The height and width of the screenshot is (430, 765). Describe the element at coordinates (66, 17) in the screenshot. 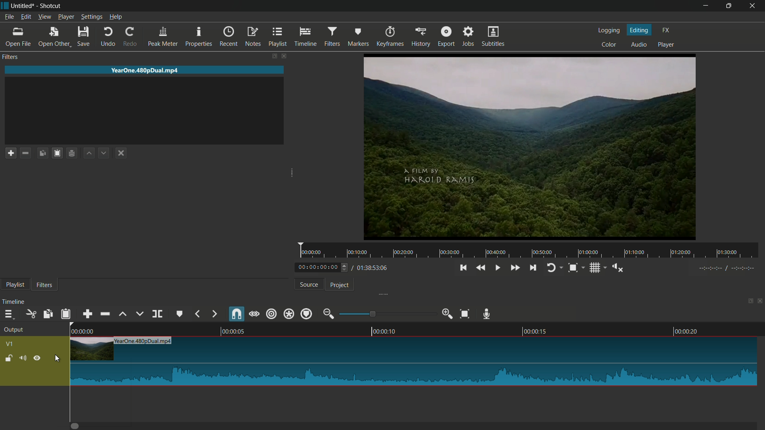

I see `player menu` at that location.